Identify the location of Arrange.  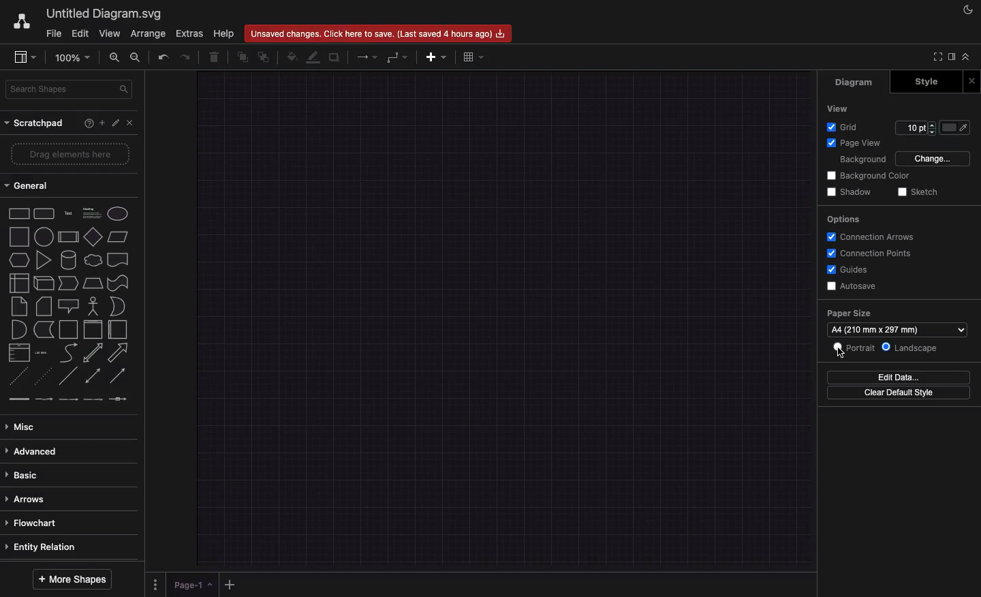
(148, 35).